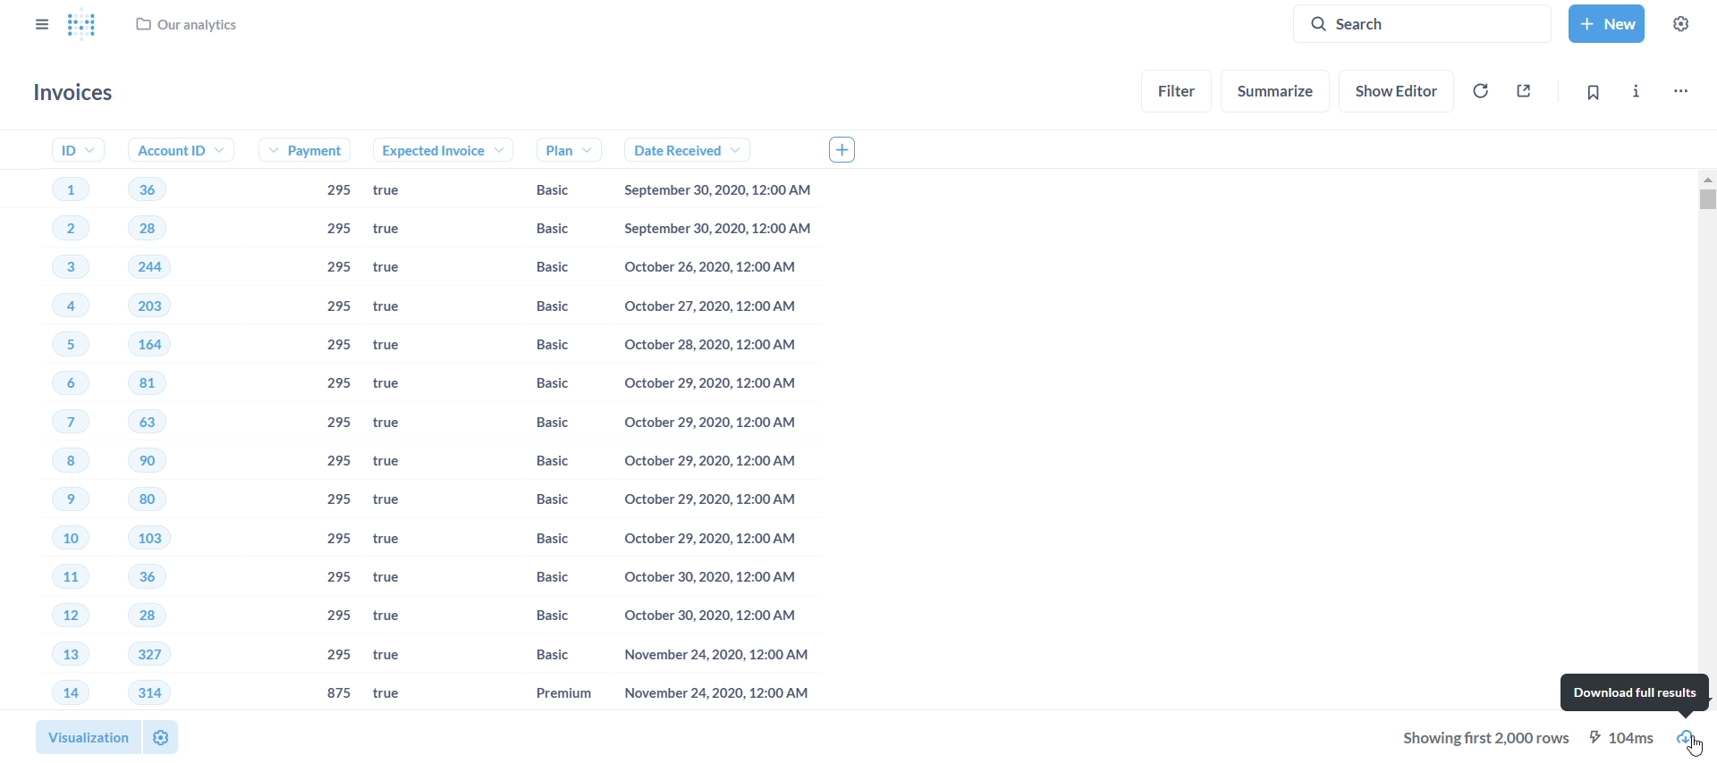  Describe the element at coordinates (546, 190) in the screenshot. I see `Basic` at that location.